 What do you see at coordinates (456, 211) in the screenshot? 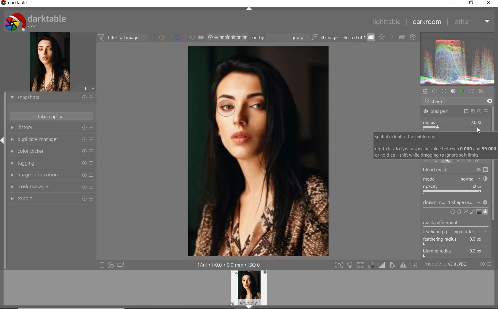
I see `add circle or ellipse` at bounding box center [456, 211].